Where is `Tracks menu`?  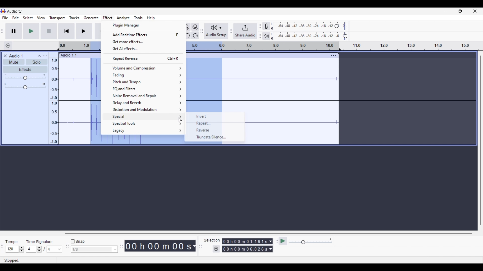 Tracks menu is located at coordinates (74, 18).